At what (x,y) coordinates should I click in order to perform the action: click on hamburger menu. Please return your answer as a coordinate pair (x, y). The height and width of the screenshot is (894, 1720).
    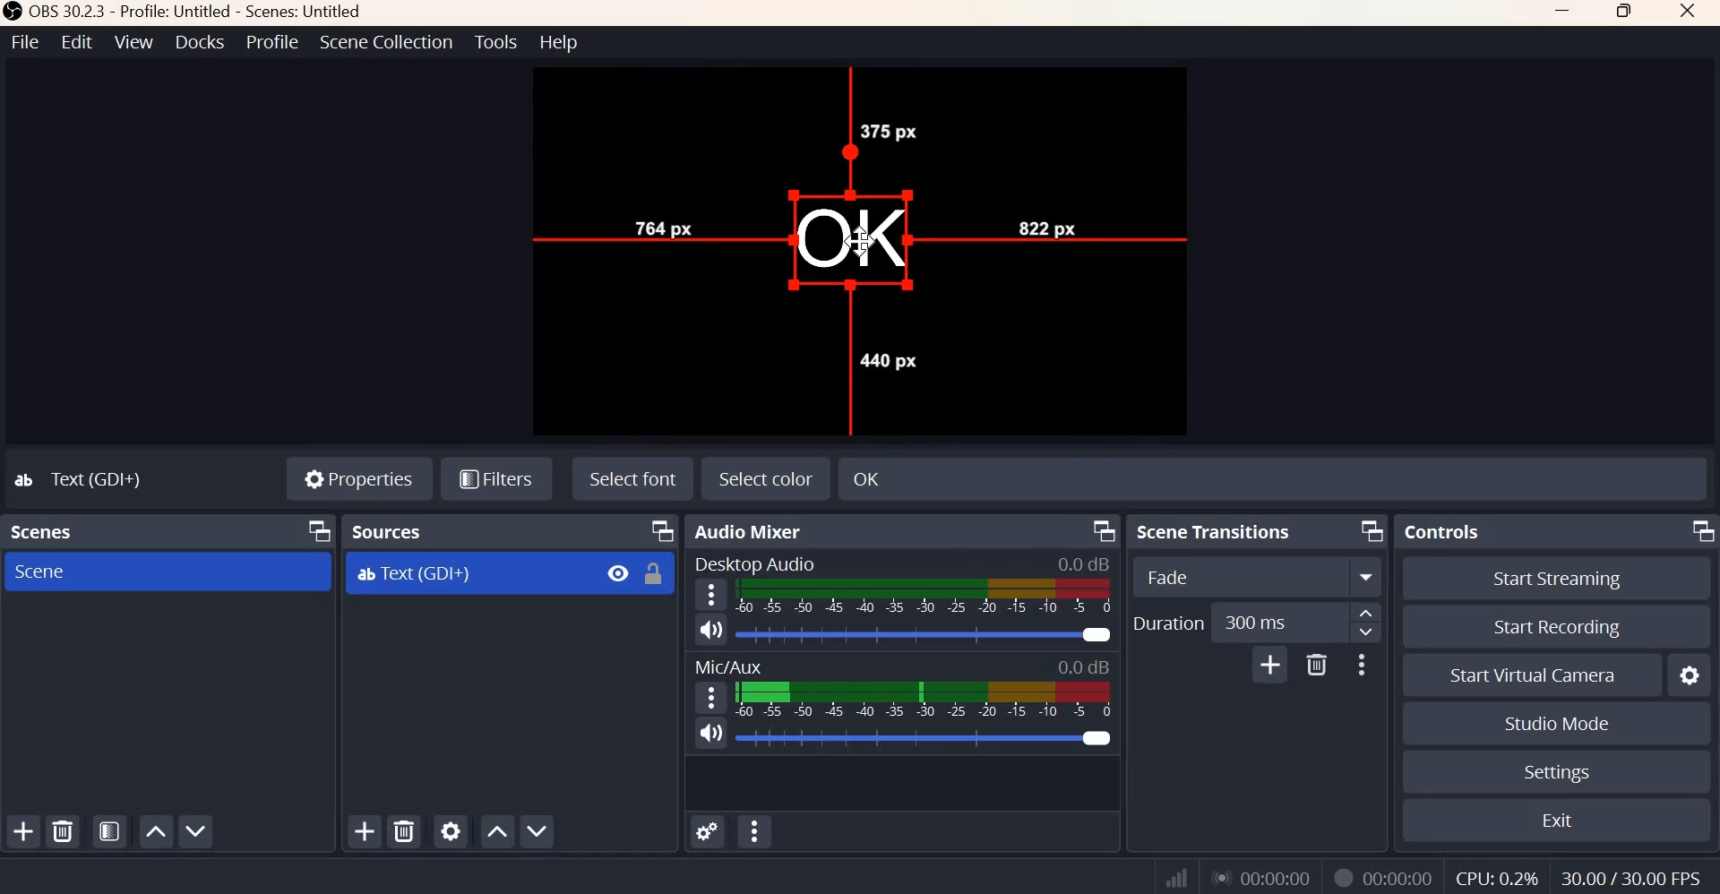
    Looking at the image, I should click on (709, 697).